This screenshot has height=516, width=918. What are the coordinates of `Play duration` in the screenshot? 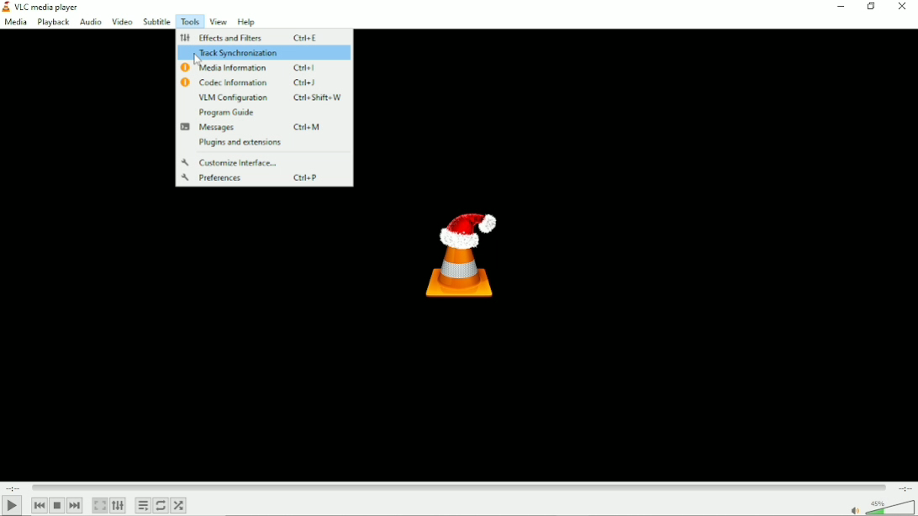 It's located at (461, 487).